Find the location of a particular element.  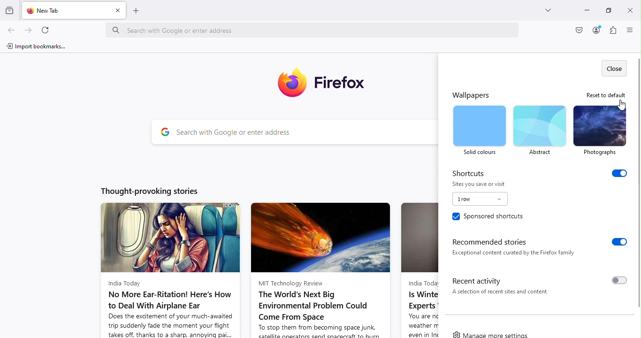

Go forward one page is located at coordinates (29, 28).